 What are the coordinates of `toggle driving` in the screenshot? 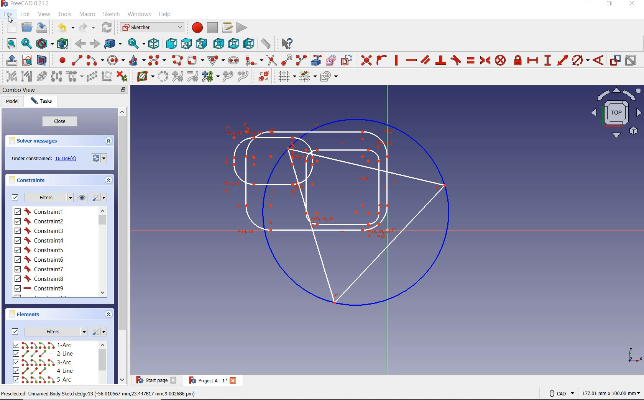 It's located at (615, 60).